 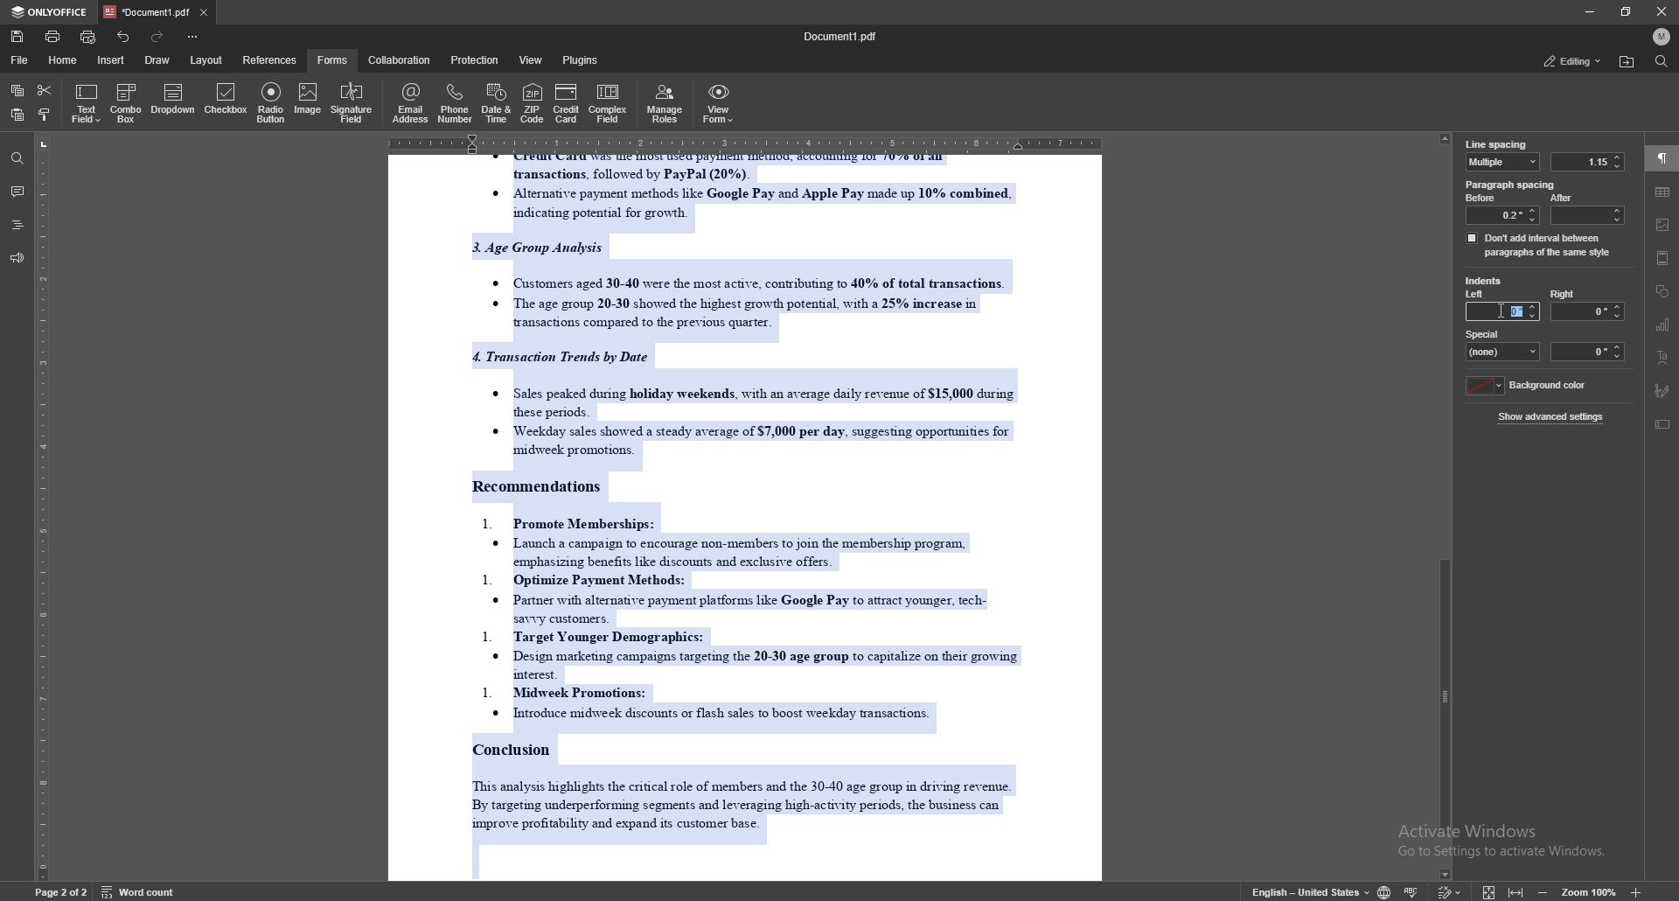 I want to click on change doc language, so click(x=1385, y=891).